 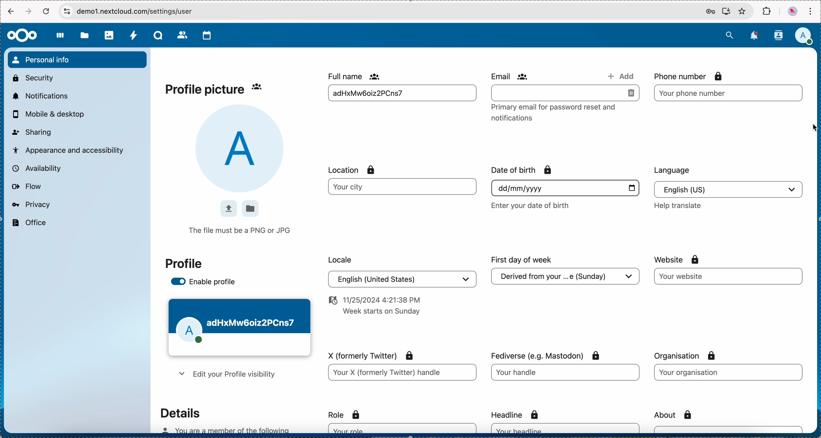 What do you see at coordinates (792, 12) in the screenshot?
I see `profile picture` at bounding box center [792, 12].